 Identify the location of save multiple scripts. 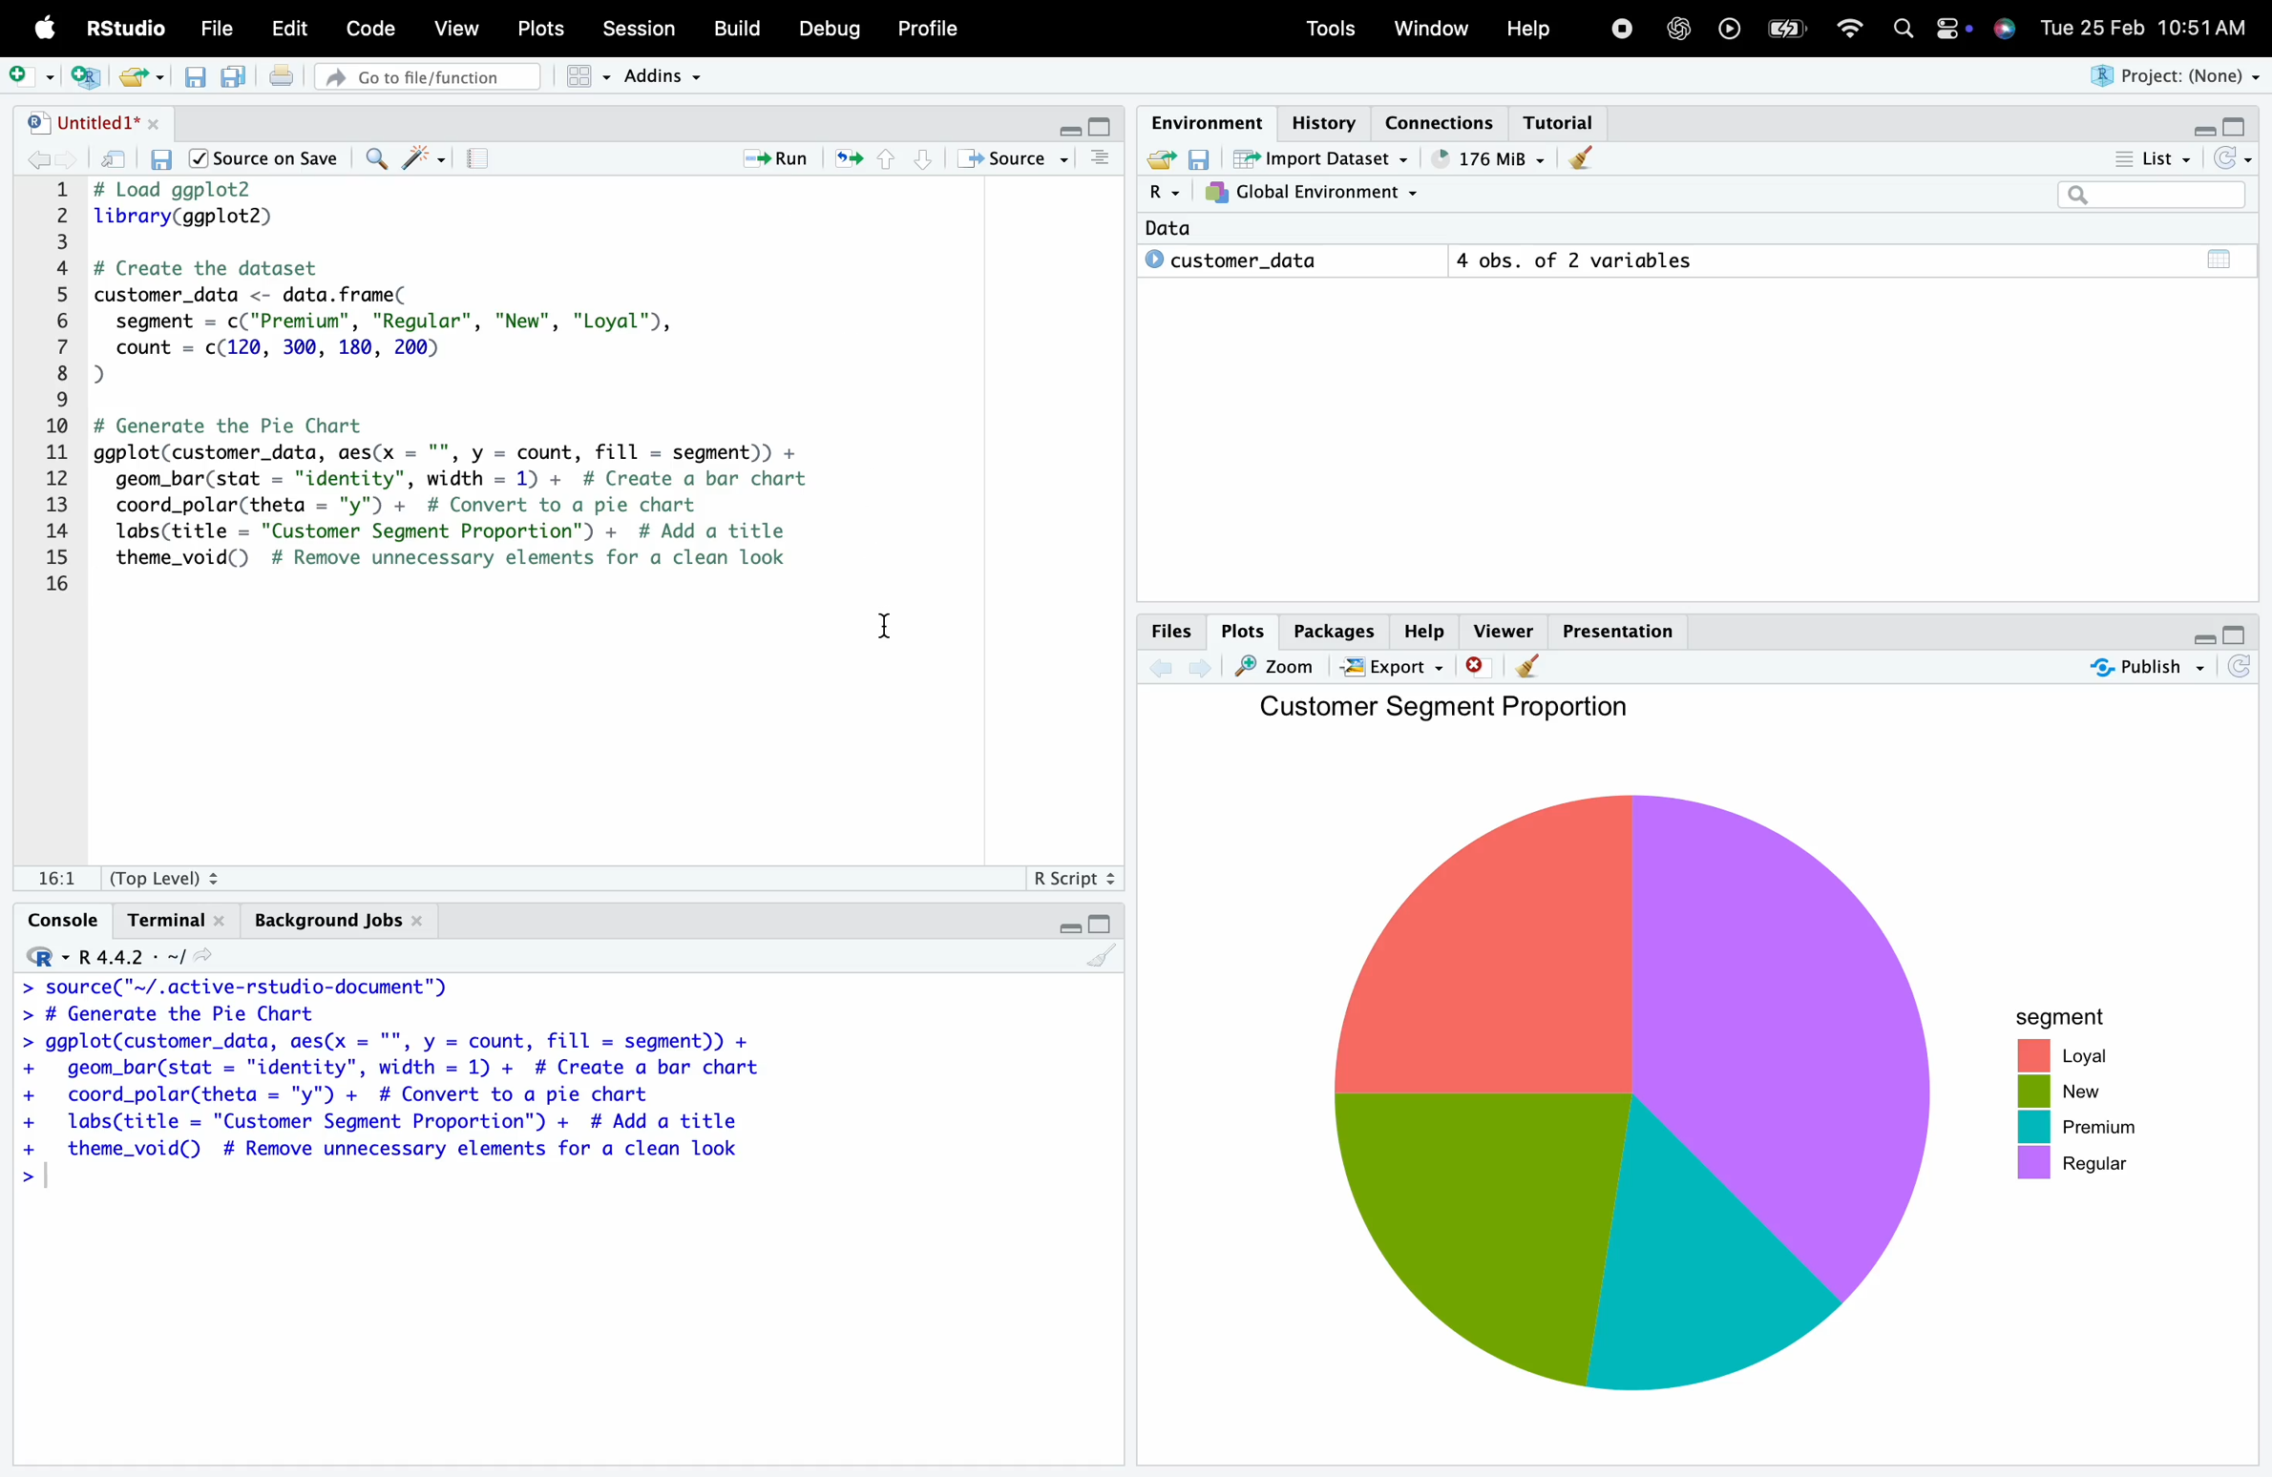
(239, 86).